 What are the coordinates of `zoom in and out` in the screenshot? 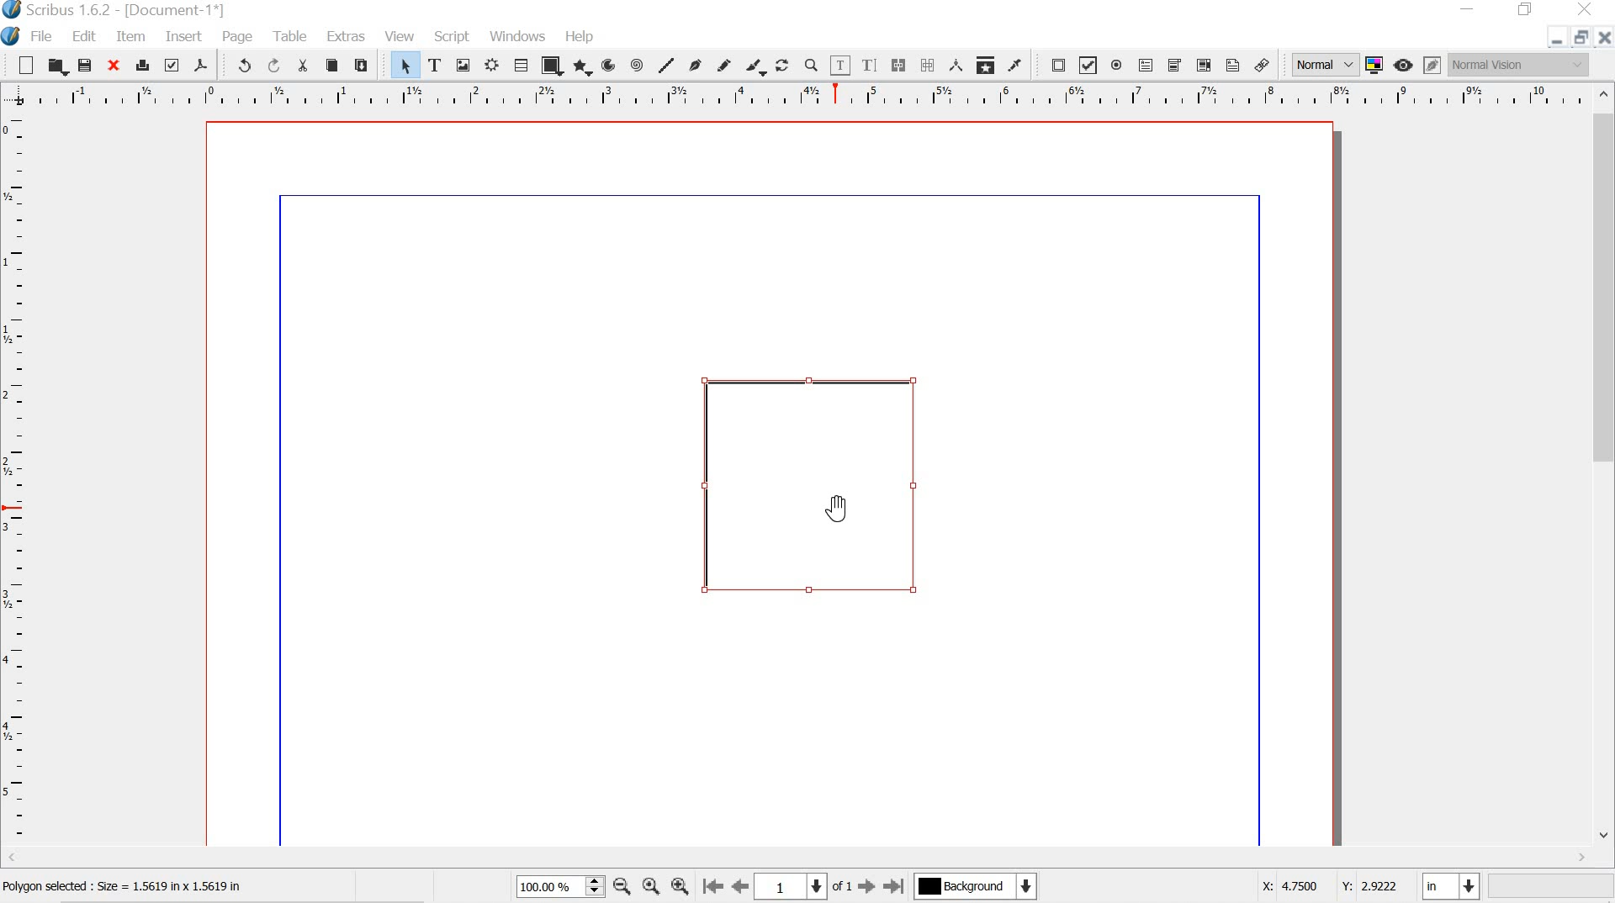 It's located at (592, 886).